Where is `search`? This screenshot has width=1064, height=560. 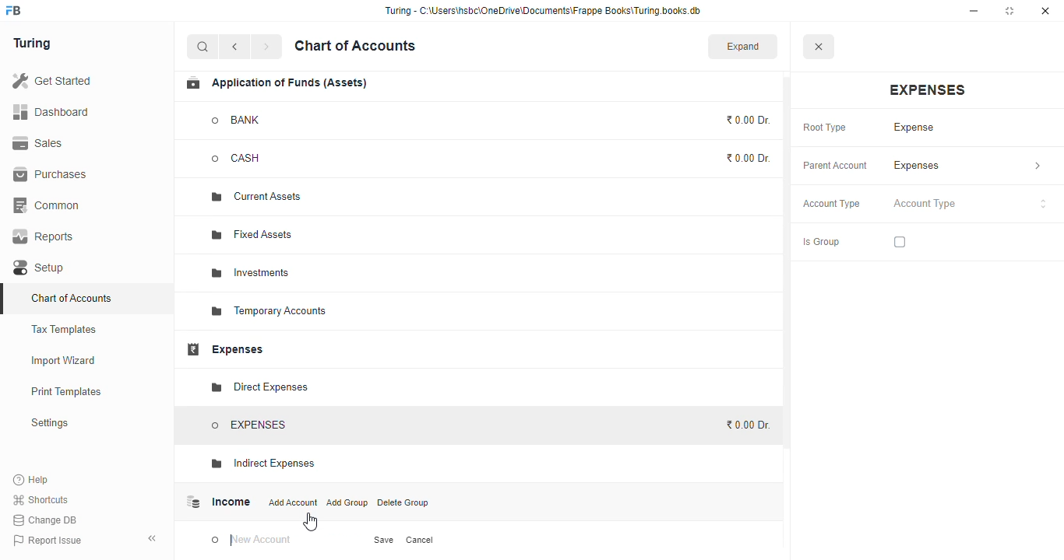
search is located at coordinates (203, 47).